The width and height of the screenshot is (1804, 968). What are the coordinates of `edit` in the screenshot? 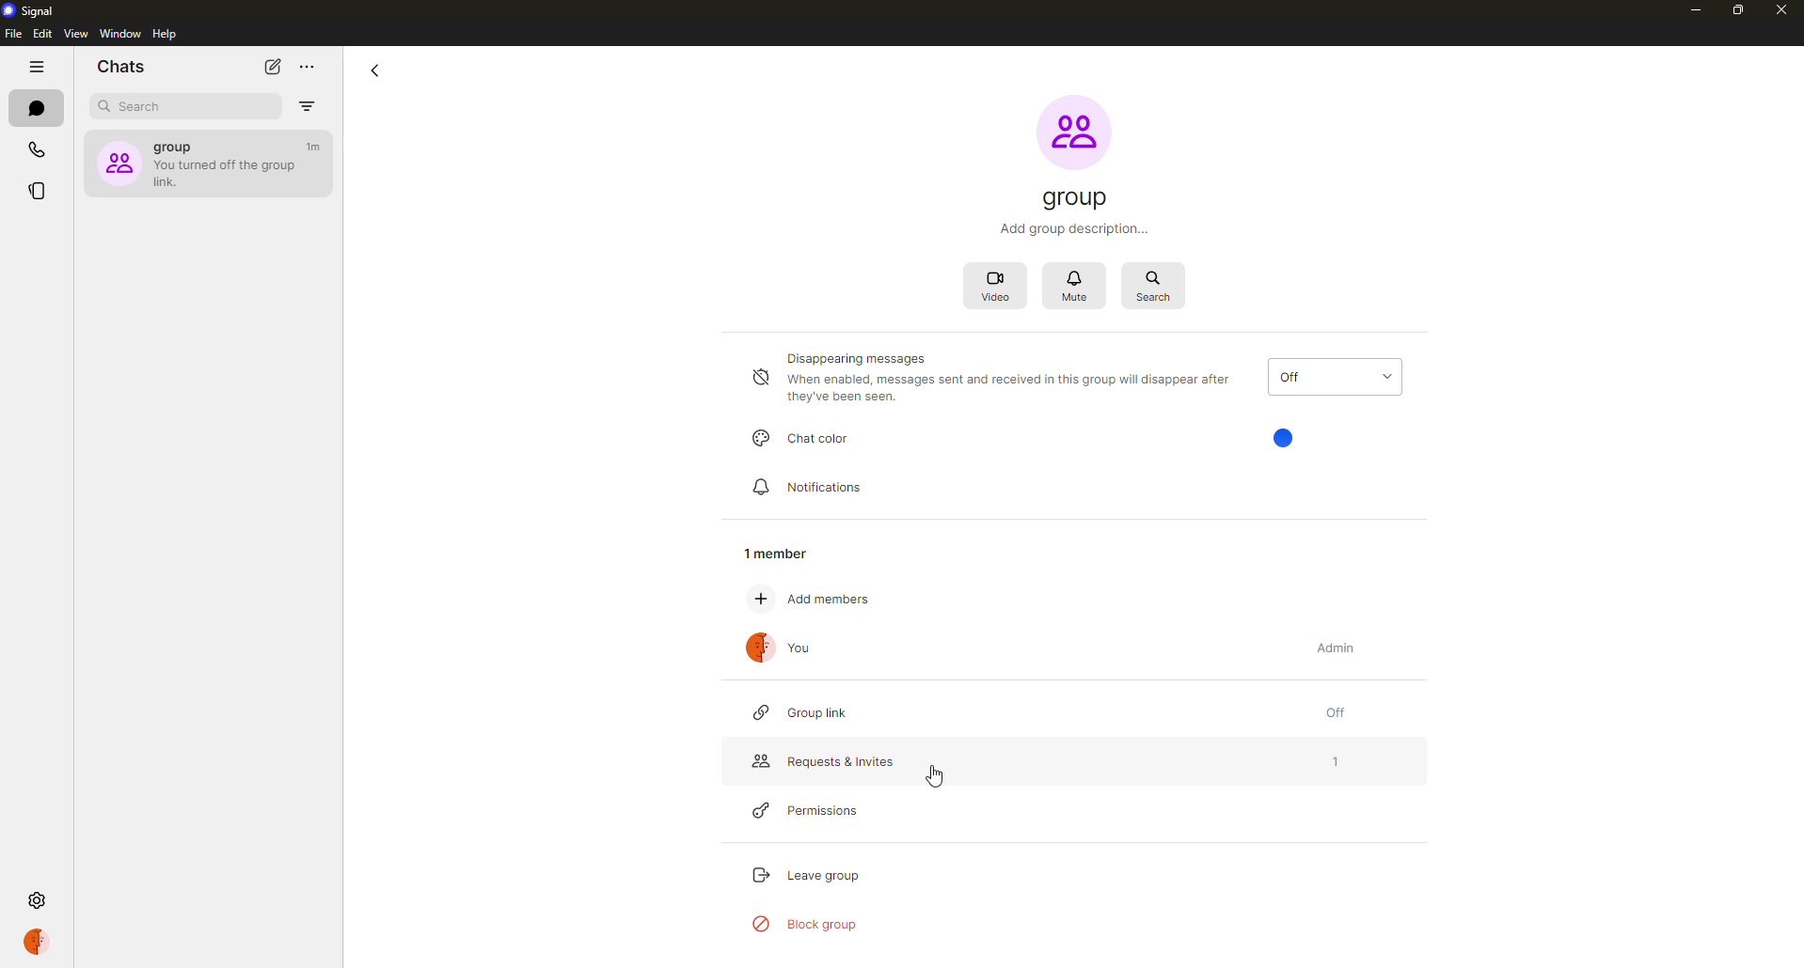 It's located at (43, 35).